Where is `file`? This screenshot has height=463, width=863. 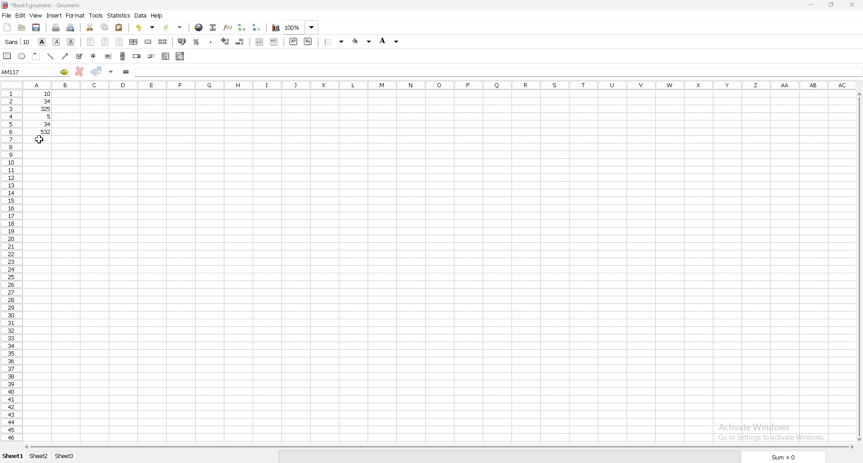 file is located at coordinates (7, 16).